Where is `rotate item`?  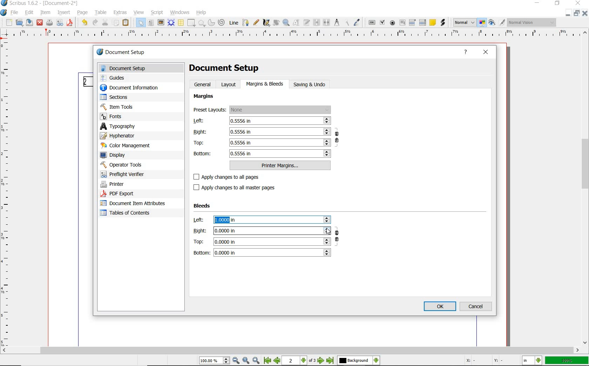 rotate item is located at coordinates (276, 22).